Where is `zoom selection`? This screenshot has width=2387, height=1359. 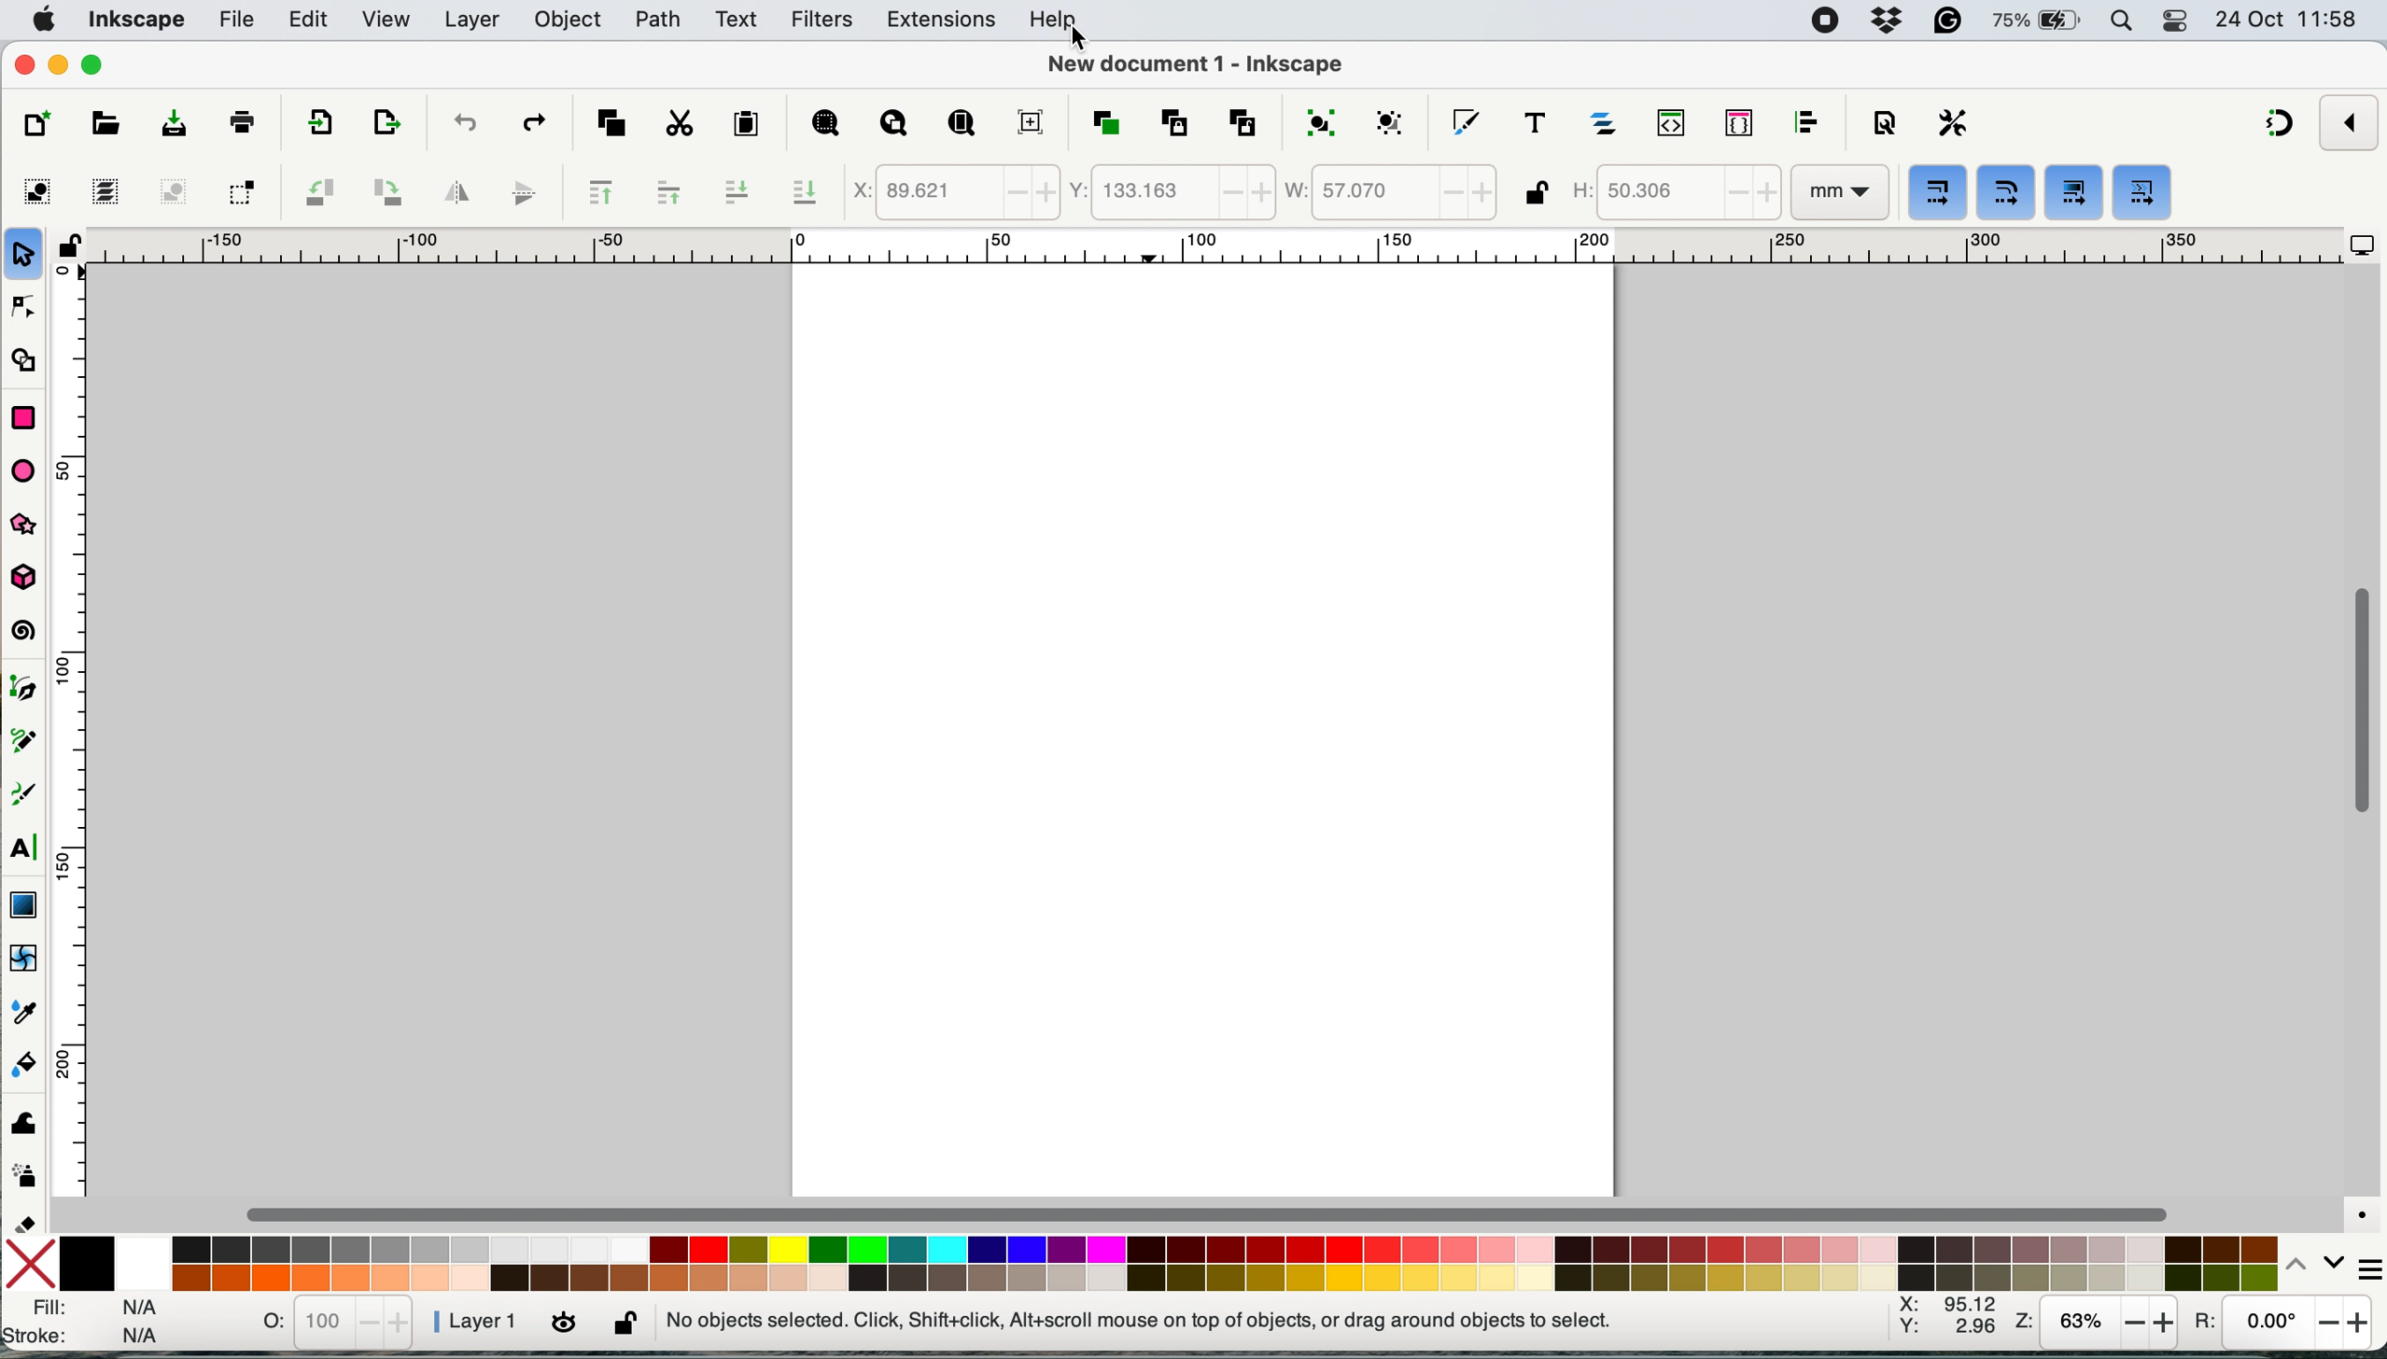 zoom selection is located at coordinates (821, 123).